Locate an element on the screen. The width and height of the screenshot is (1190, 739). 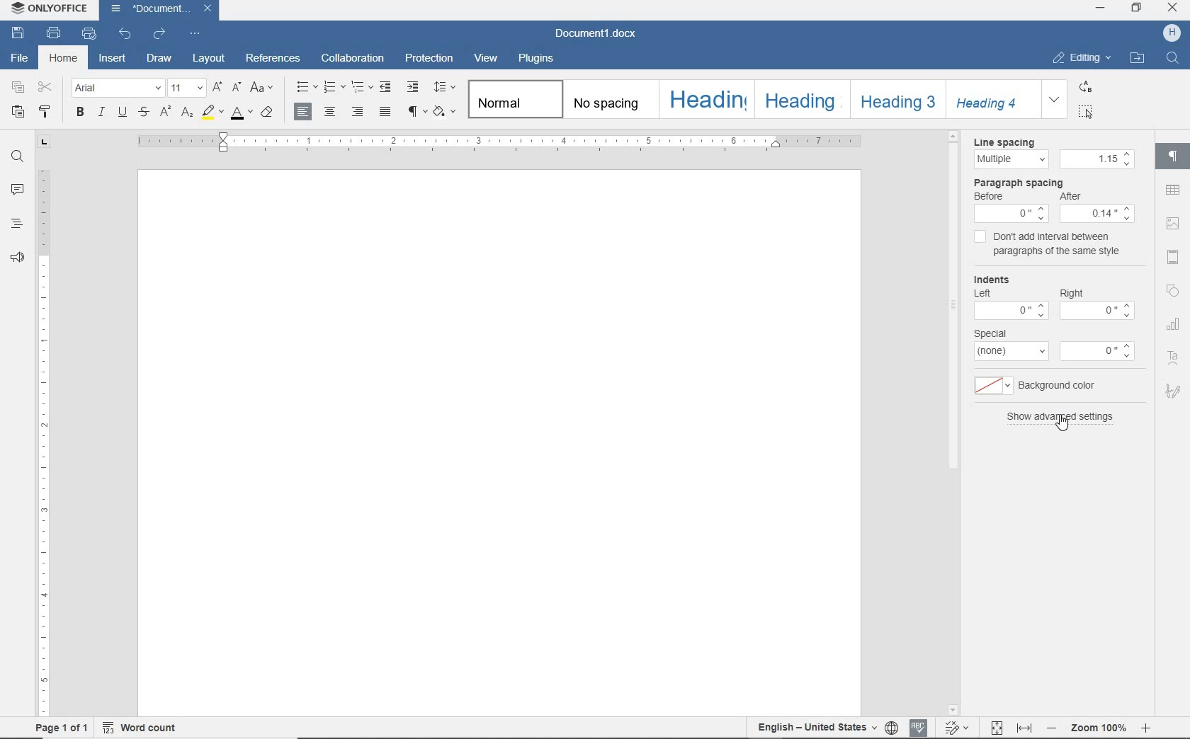
draw is located at coordinates (161, 59).